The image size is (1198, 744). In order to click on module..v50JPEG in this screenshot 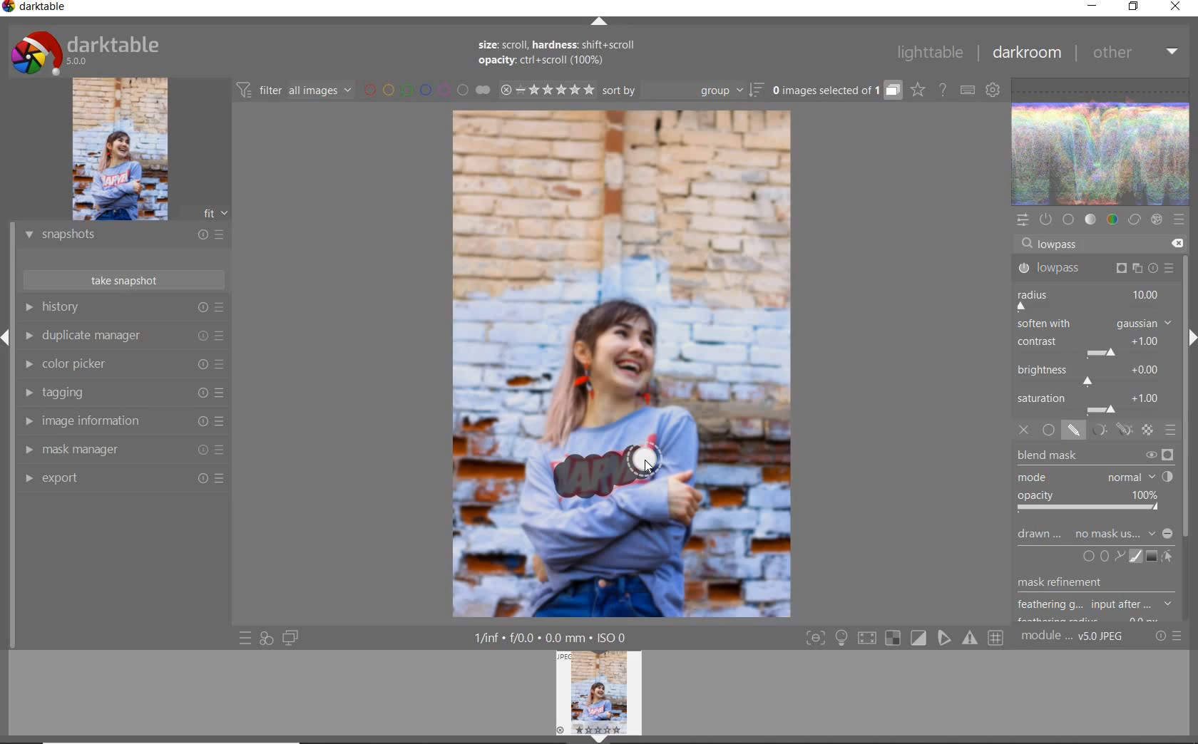, I will do `click(1075, 637)`.